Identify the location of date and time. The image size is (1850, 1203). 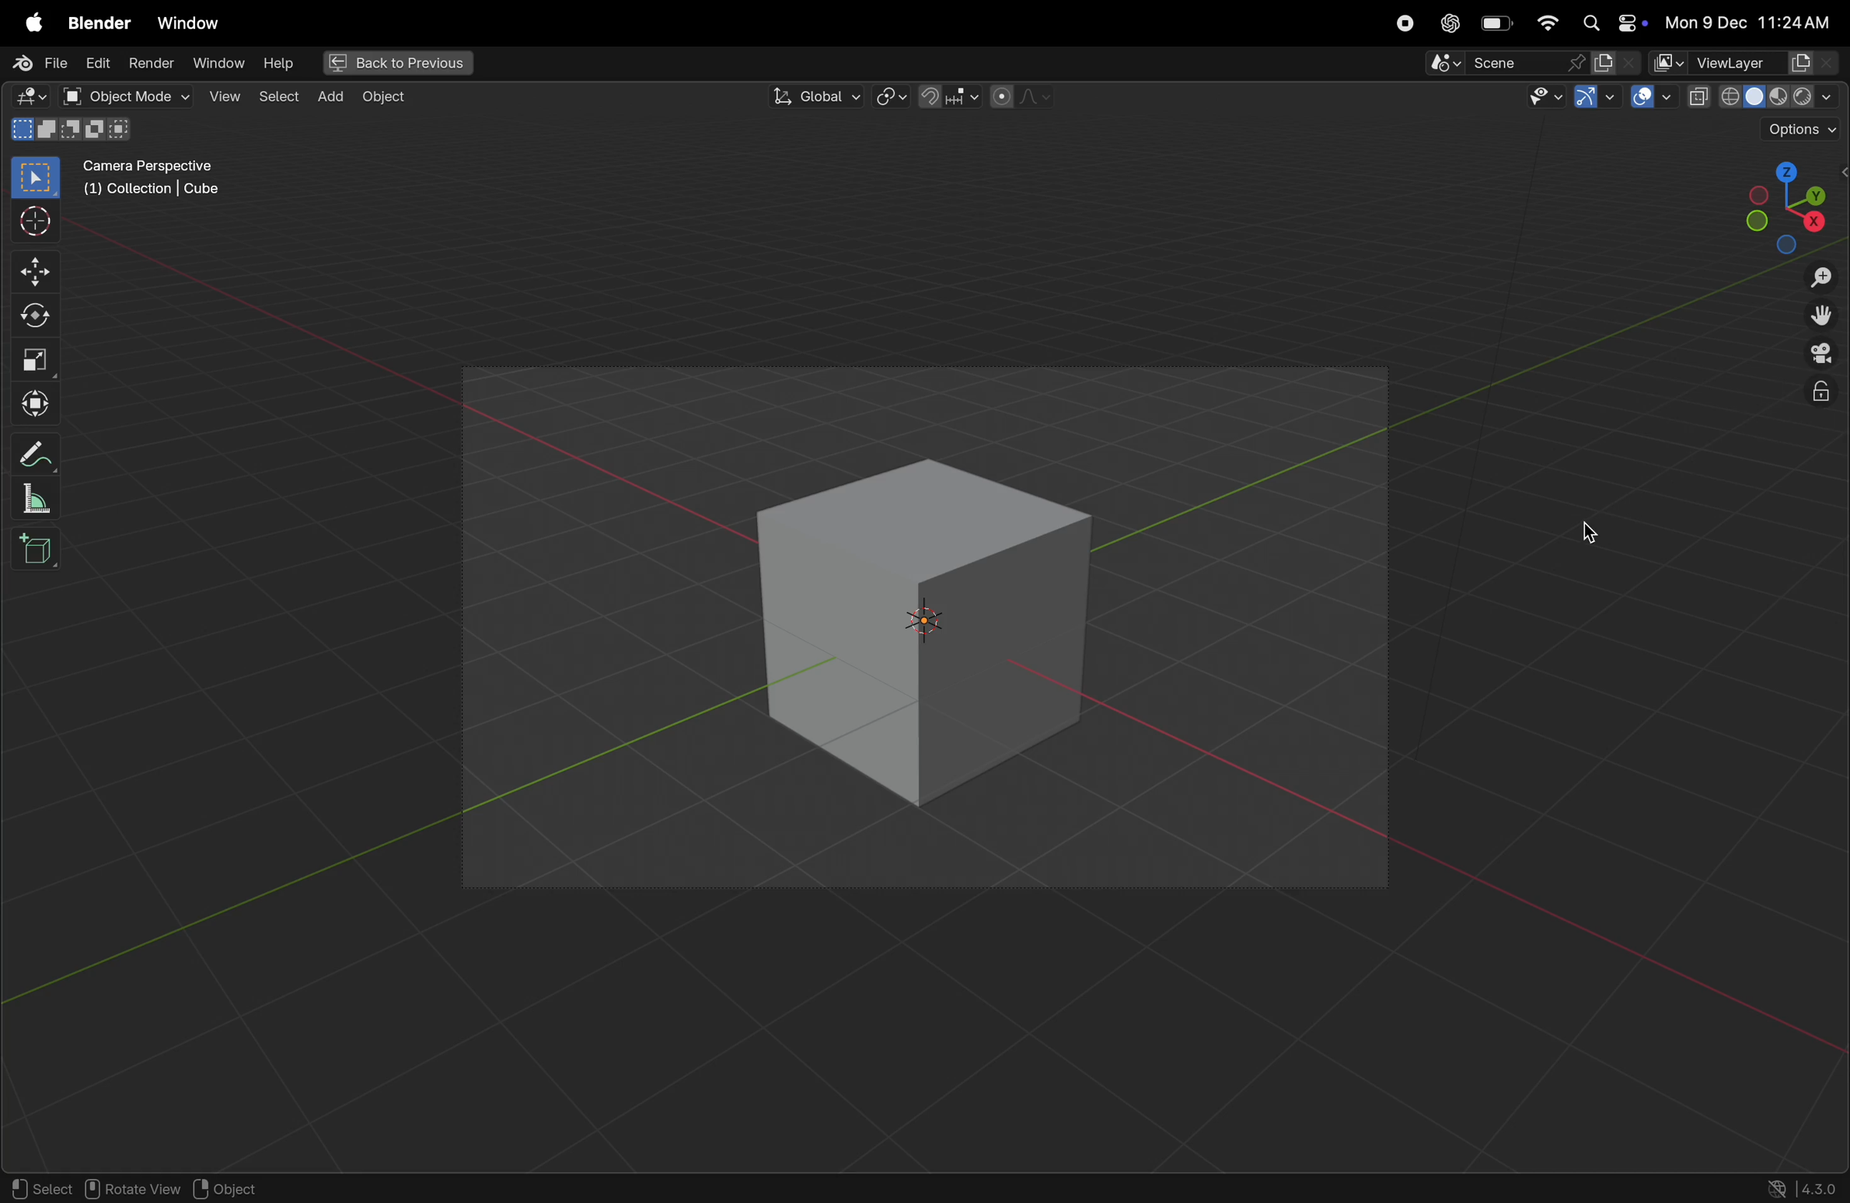
(1754, 18).